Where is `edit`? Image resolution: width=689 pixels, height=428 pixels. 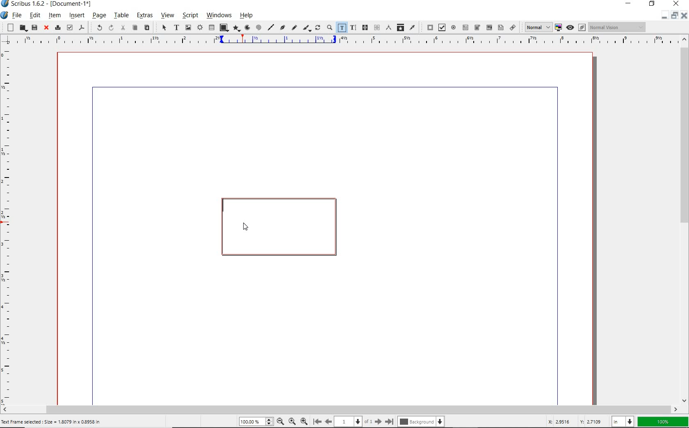
edit is located at coordinates (34, 16).